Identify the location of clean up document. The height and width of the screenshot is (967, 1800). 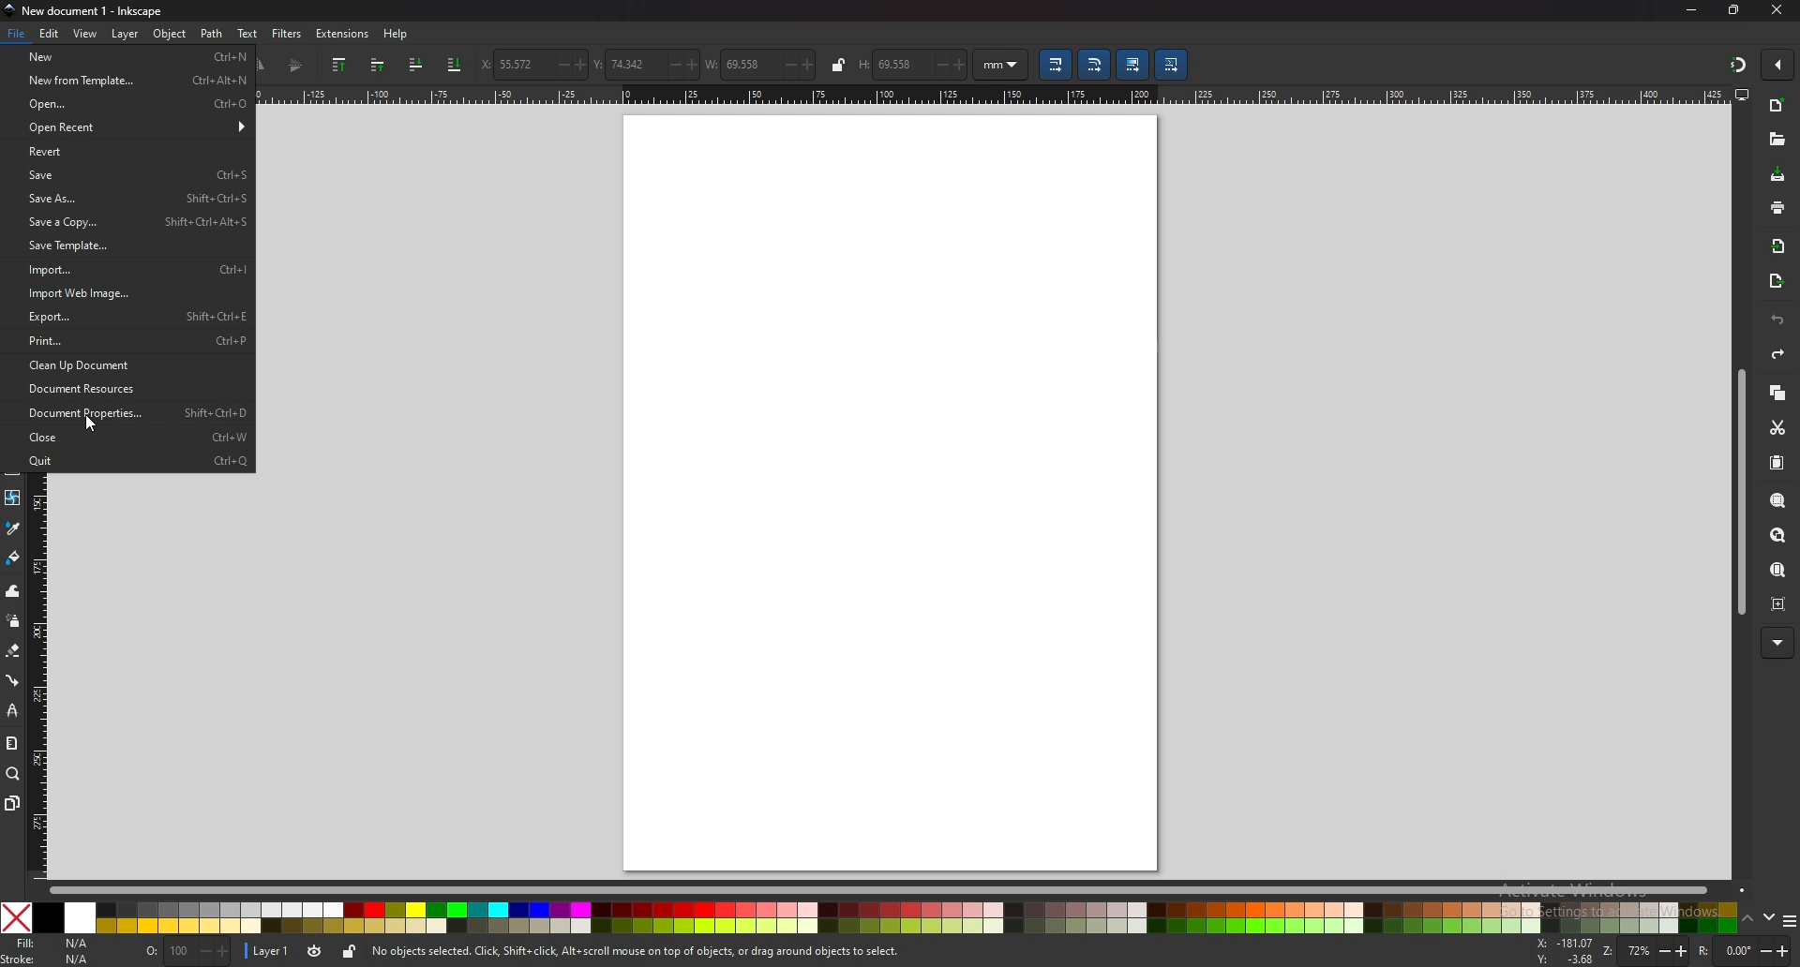
(126, 364).